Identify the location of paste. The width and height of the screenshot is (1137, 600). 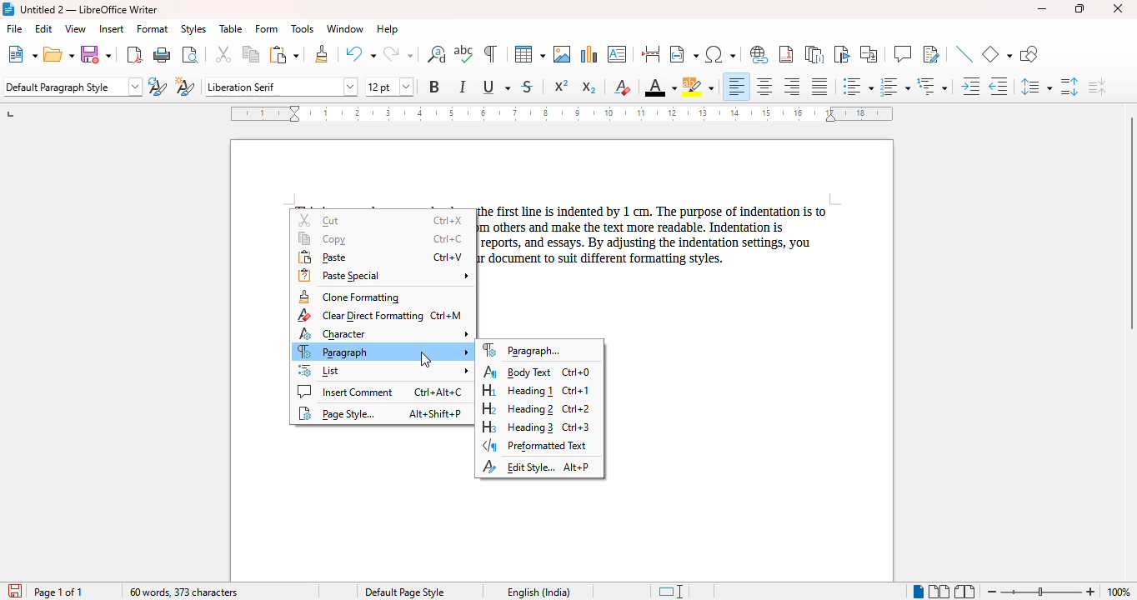
(284, 55).